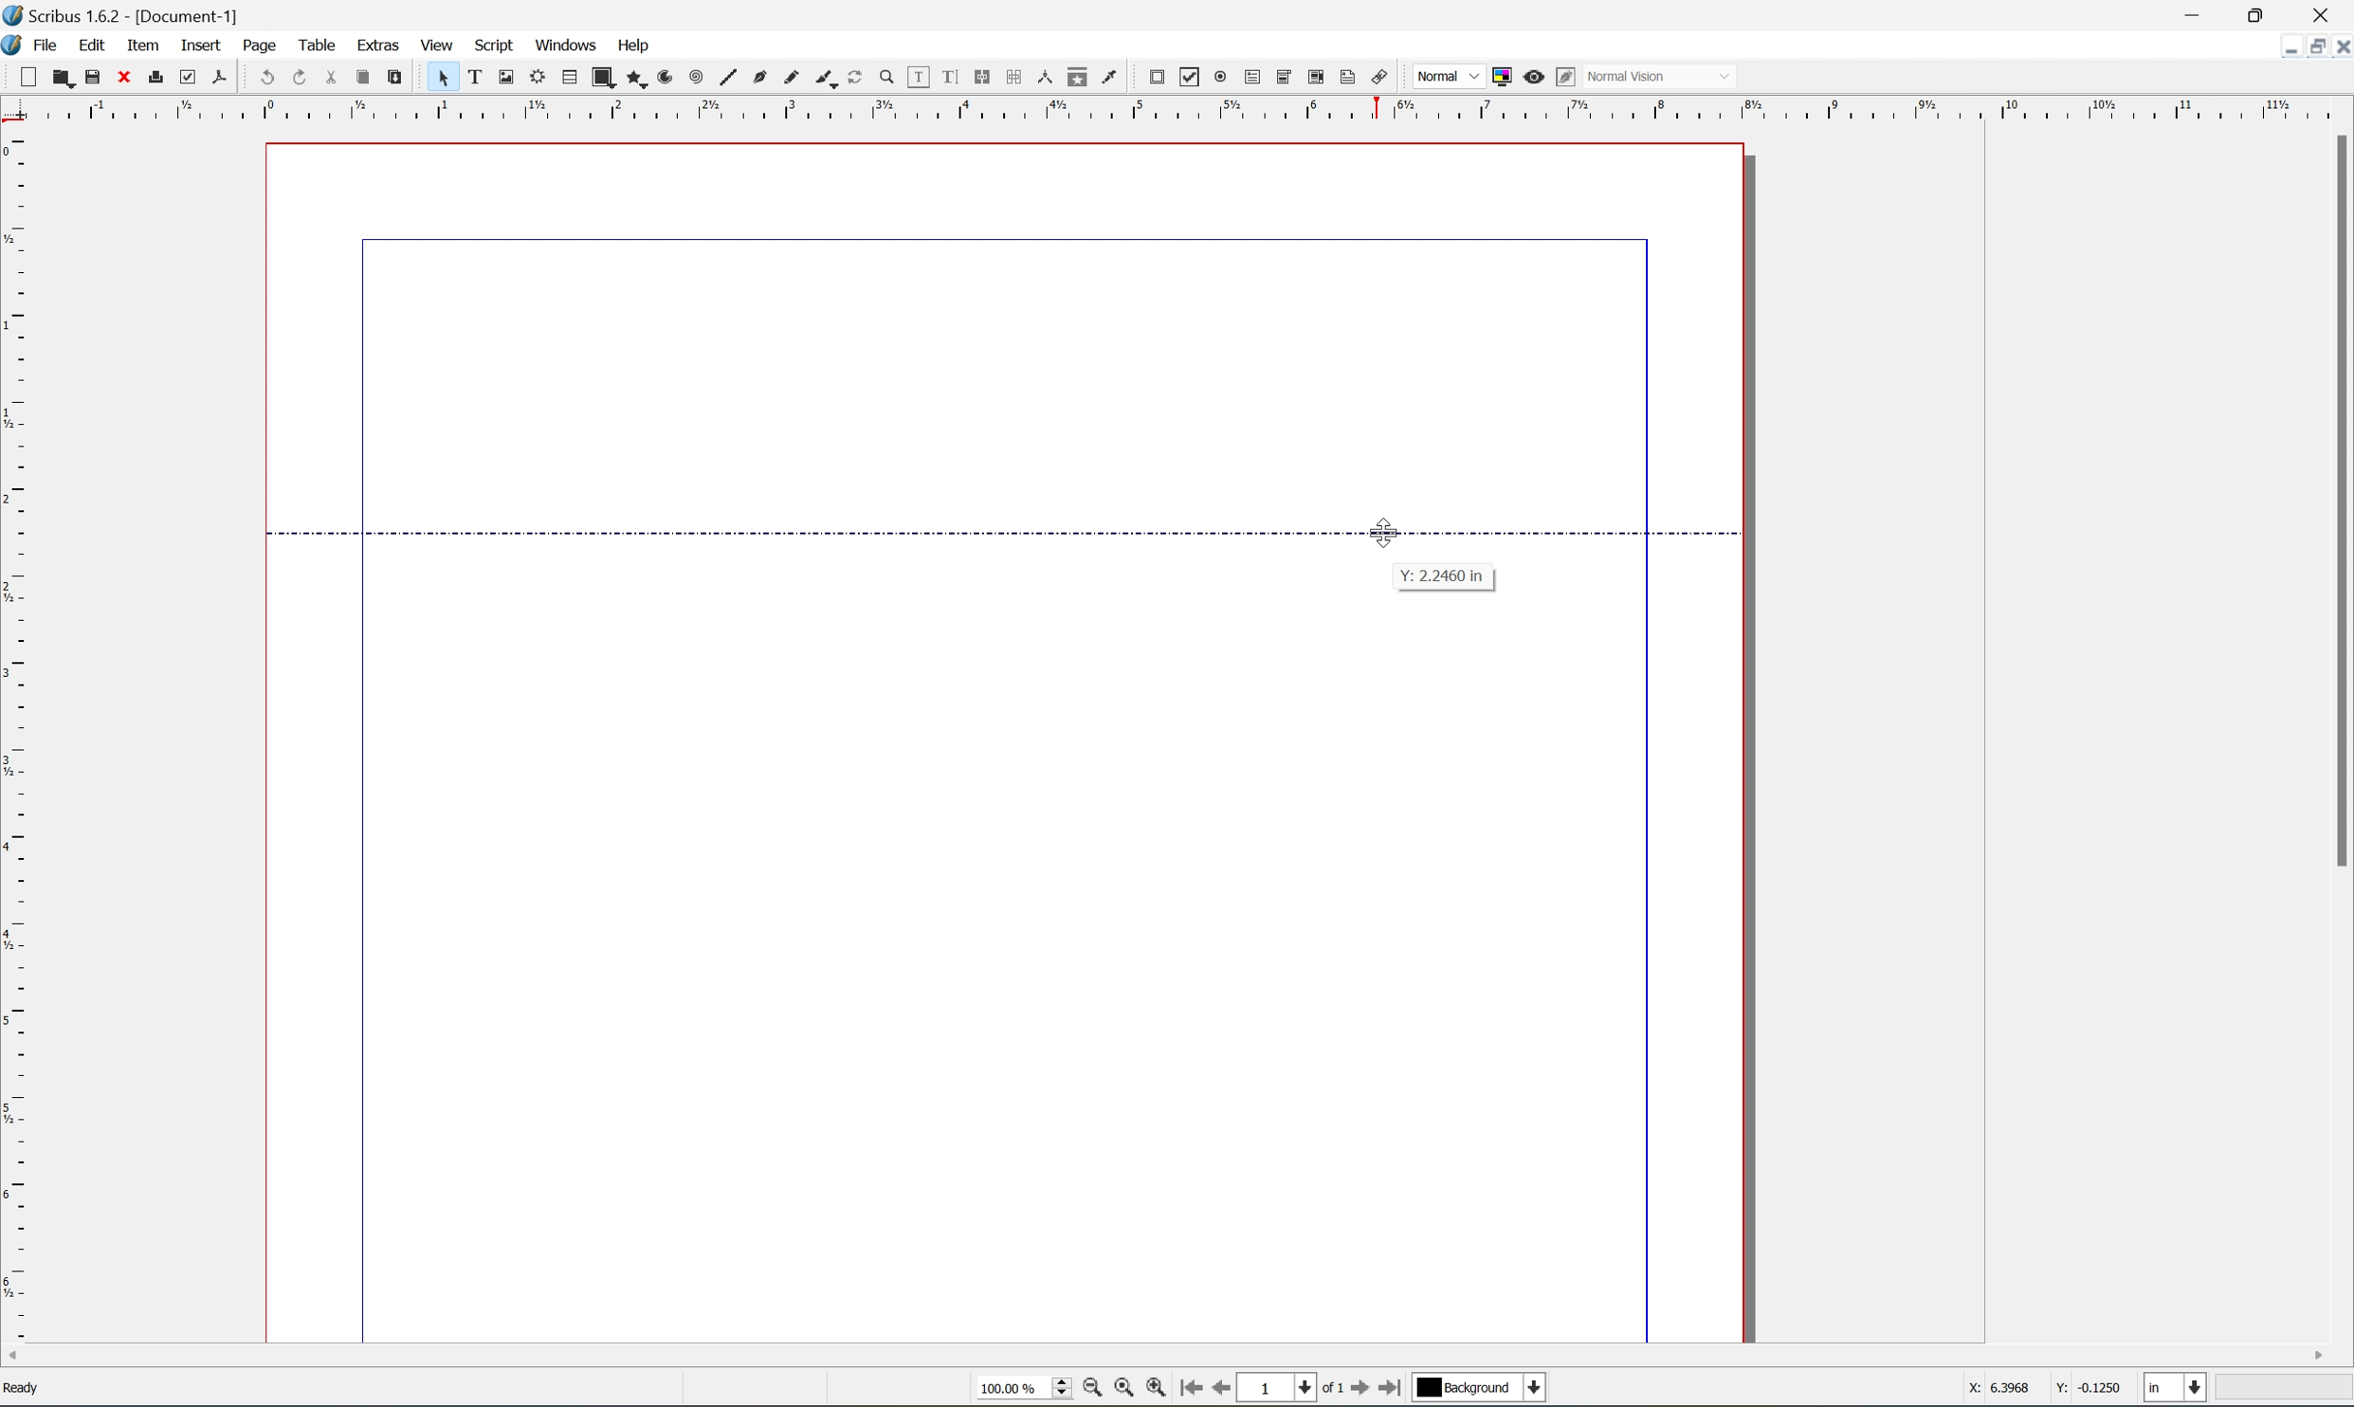  Describe the element at coordinates (601, 78) in the screenshot. I see `shape` at that location.